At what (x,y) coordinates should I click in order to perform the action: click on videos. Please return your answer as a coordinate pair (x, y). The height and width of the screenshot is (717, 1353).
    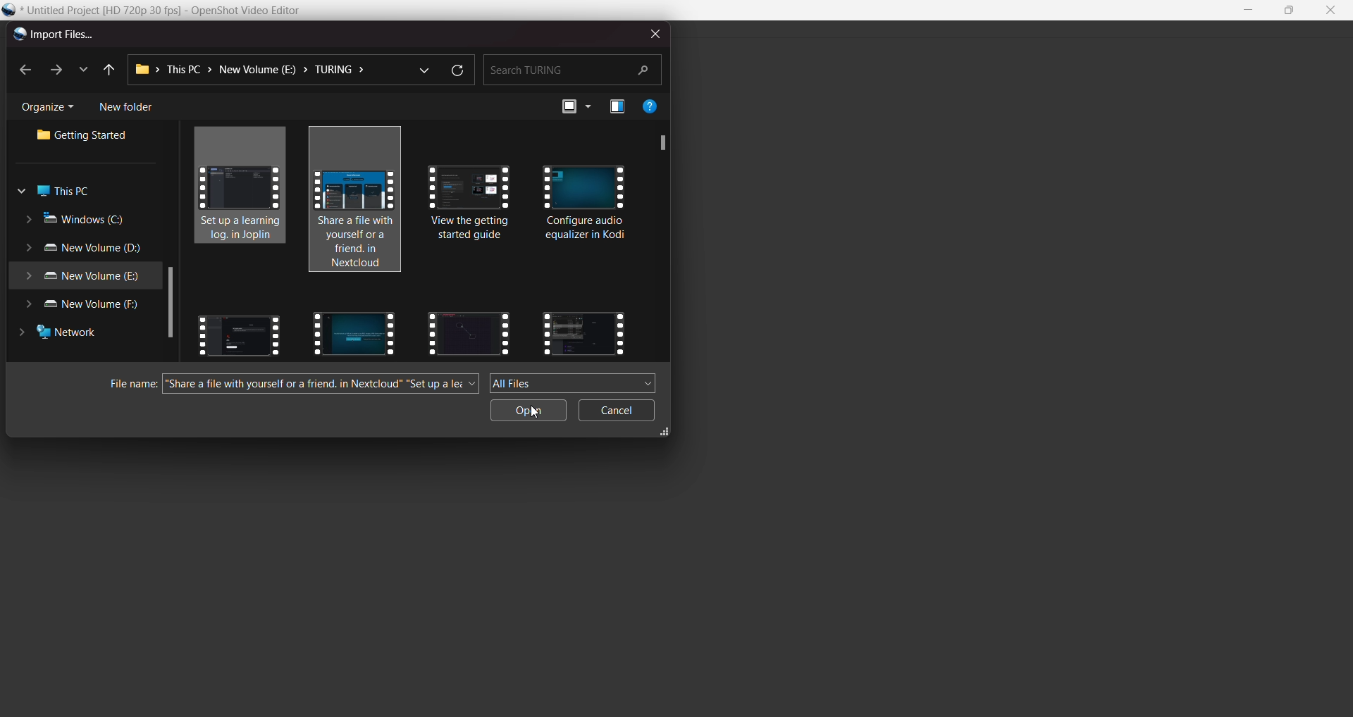
    Looking at the image, I should click on (239, 332).